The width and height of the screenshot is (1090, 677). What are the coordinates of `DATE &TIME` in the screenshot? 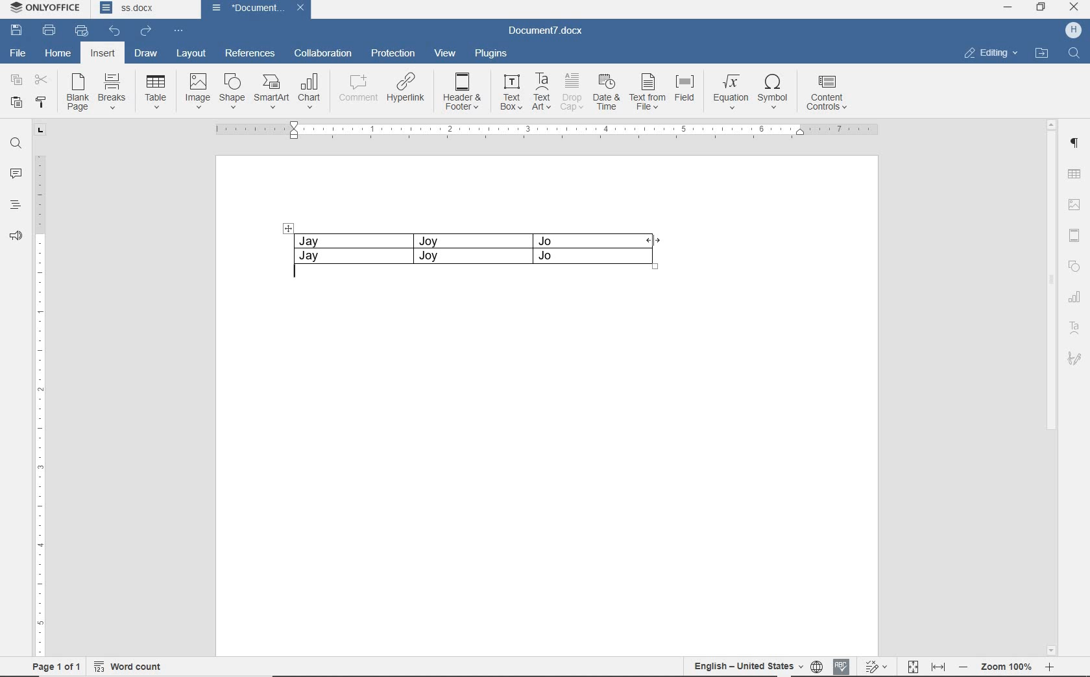 It's located at (606, 91).